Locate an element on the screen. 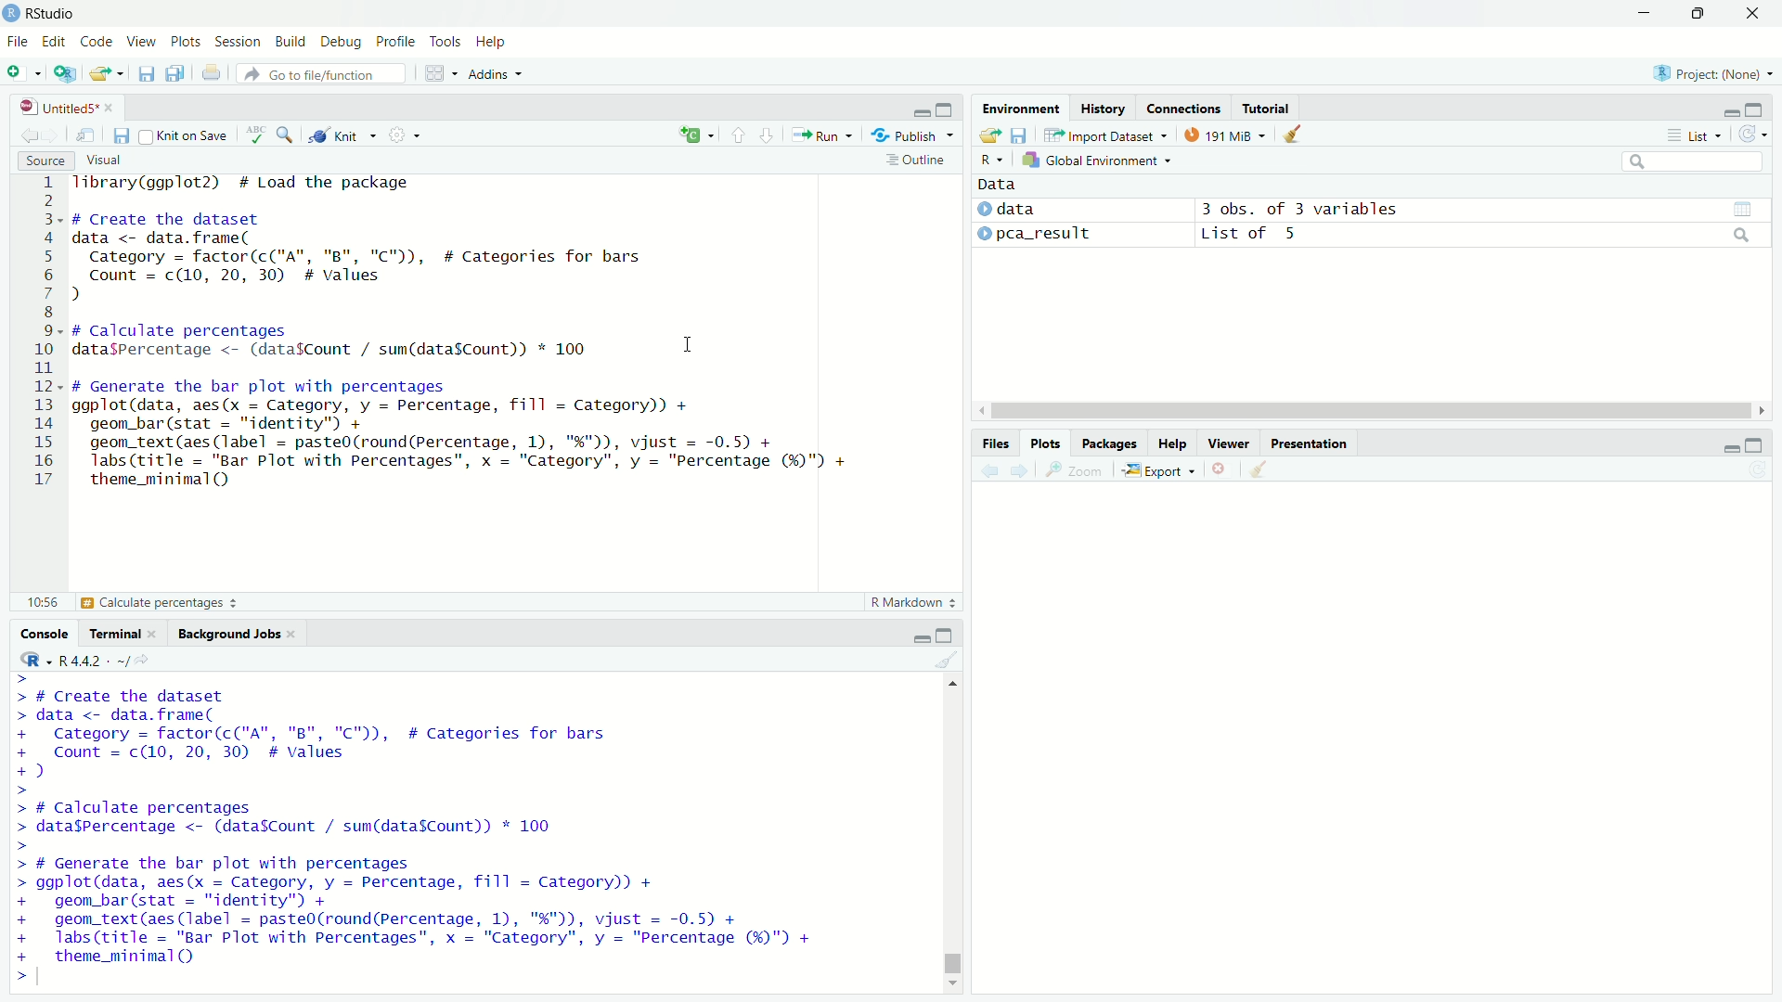  save all is located at coordinates (178, 73).